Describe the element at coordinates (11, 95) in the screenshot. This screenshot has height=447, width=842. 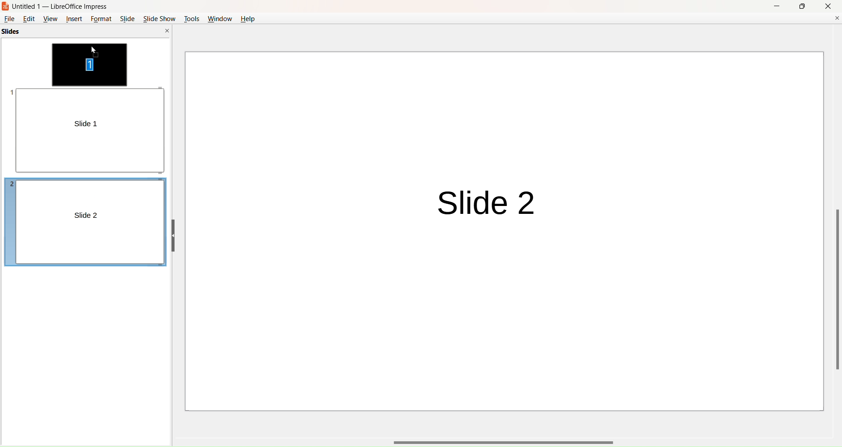
I see `slide number` at that location.